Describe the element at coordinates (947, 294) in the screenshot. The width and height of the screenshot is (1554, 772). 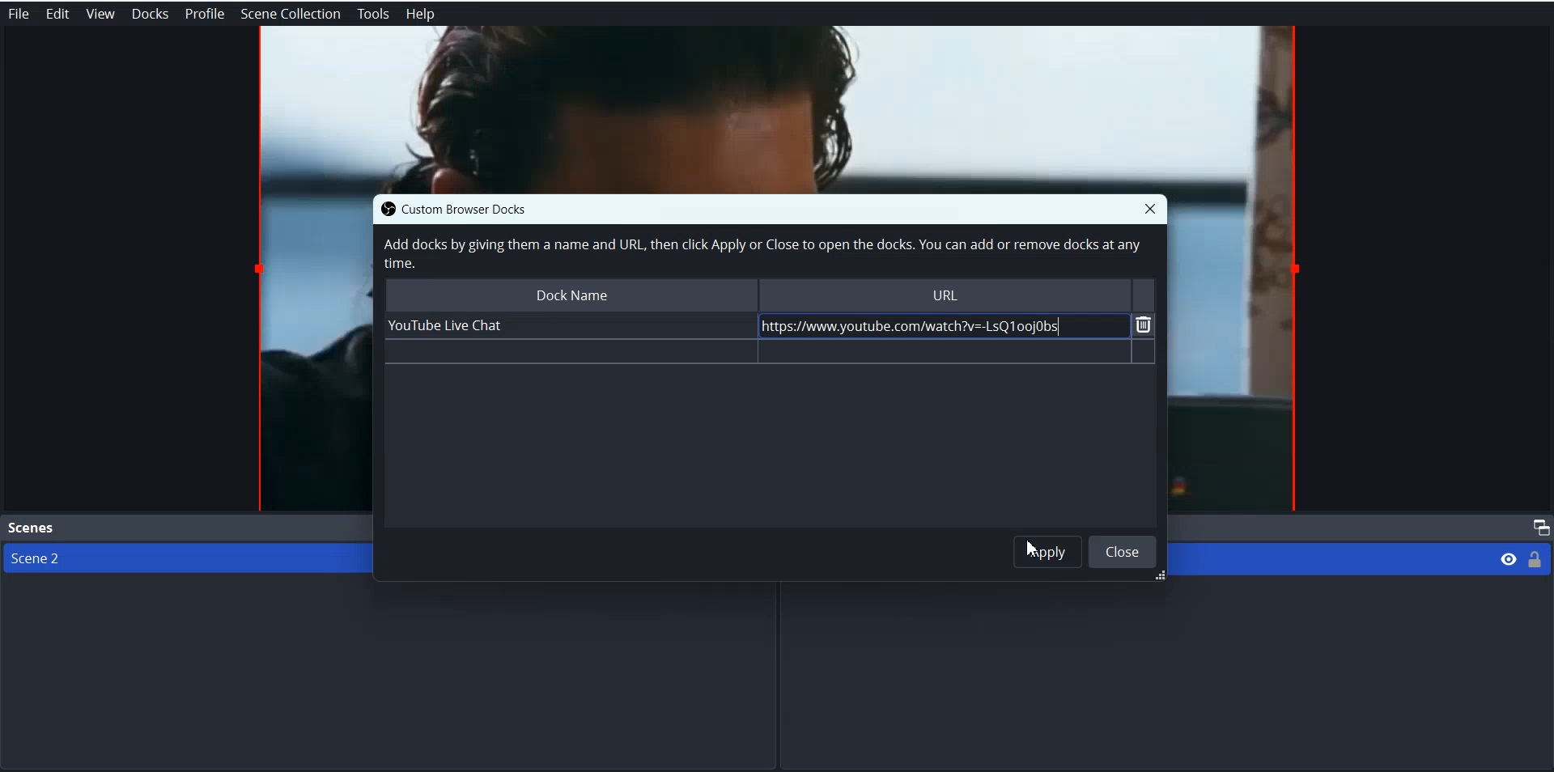
I see `URL` at that location.